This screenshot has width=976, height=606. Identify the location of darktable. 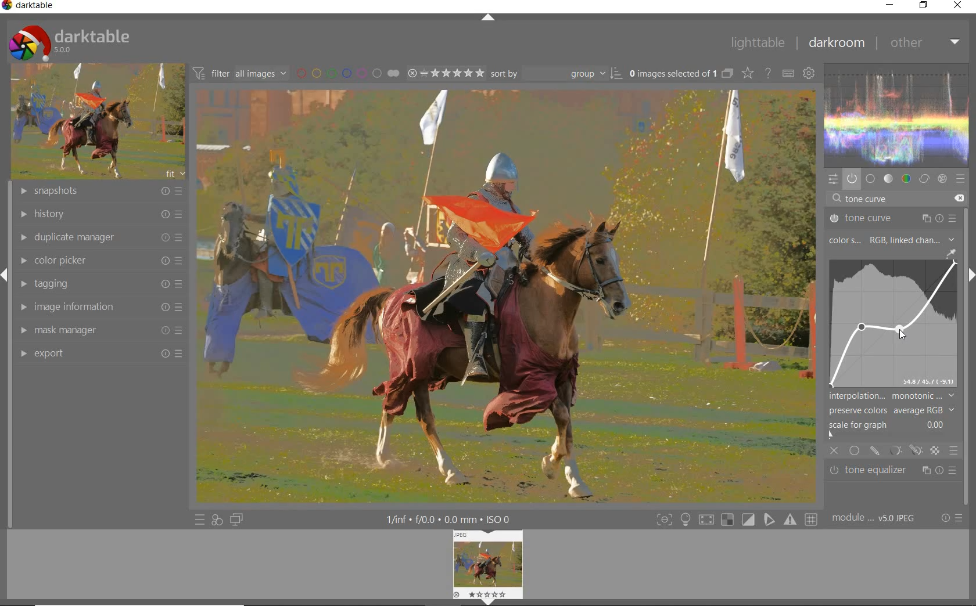
(31, 7).